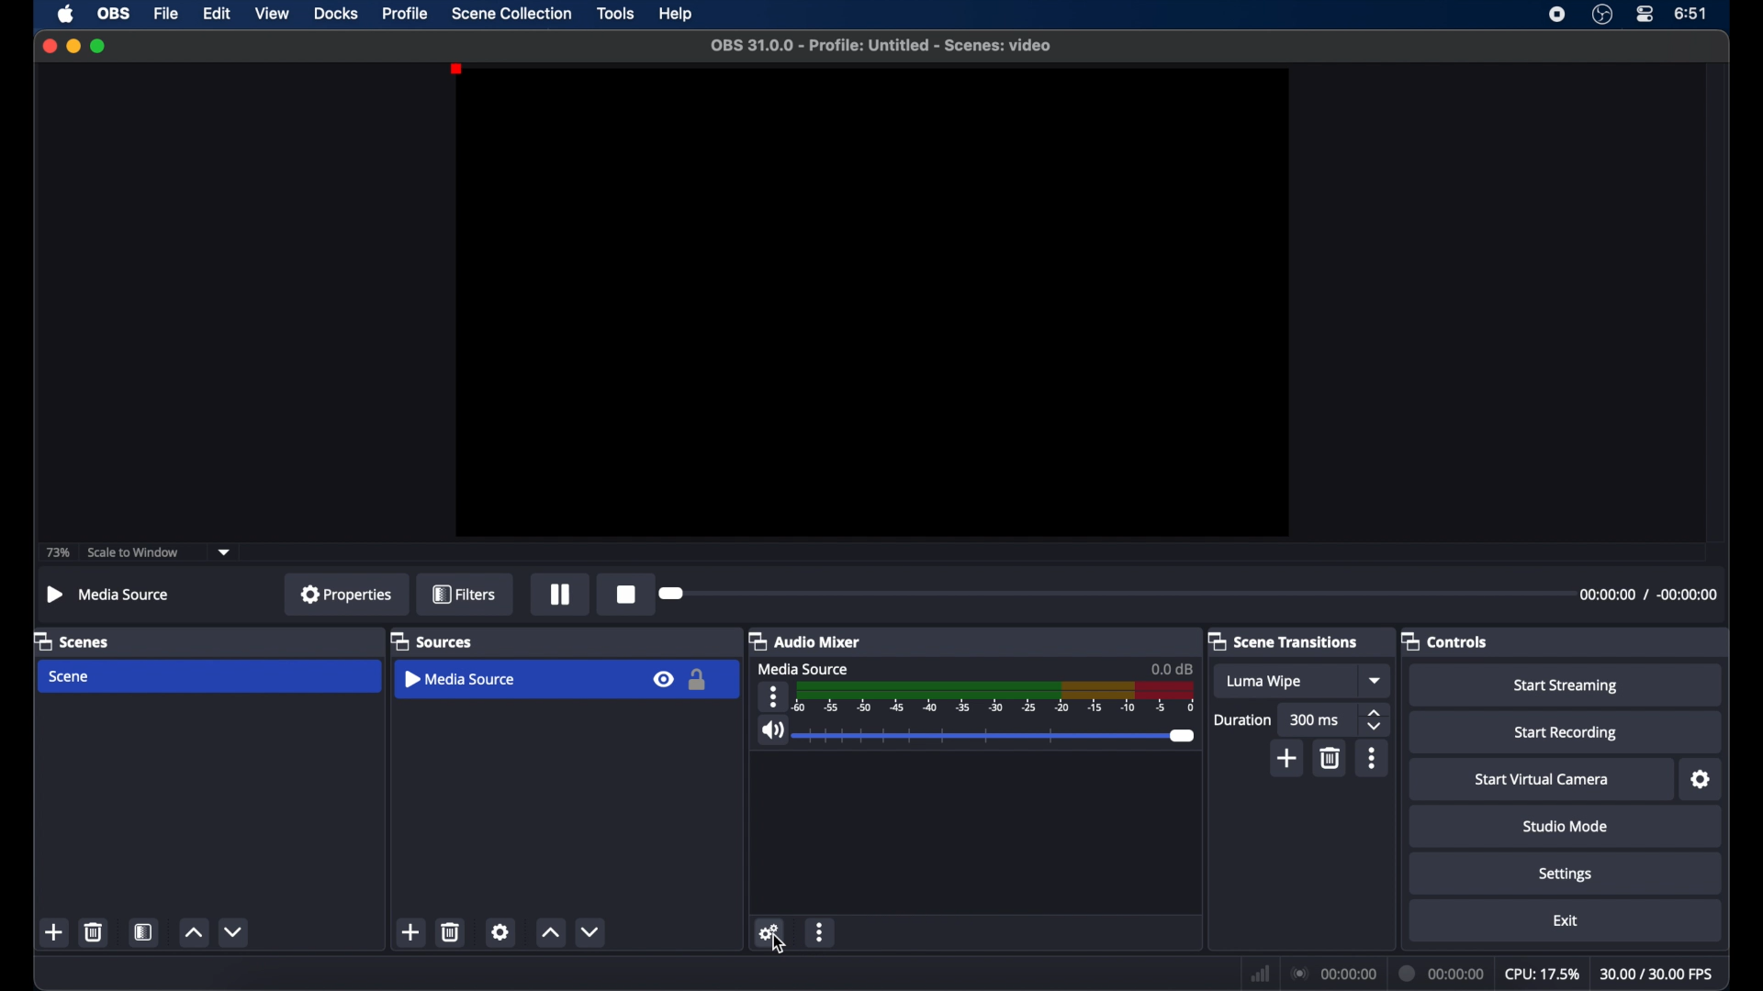  I want to click on add, so click(411, 931).